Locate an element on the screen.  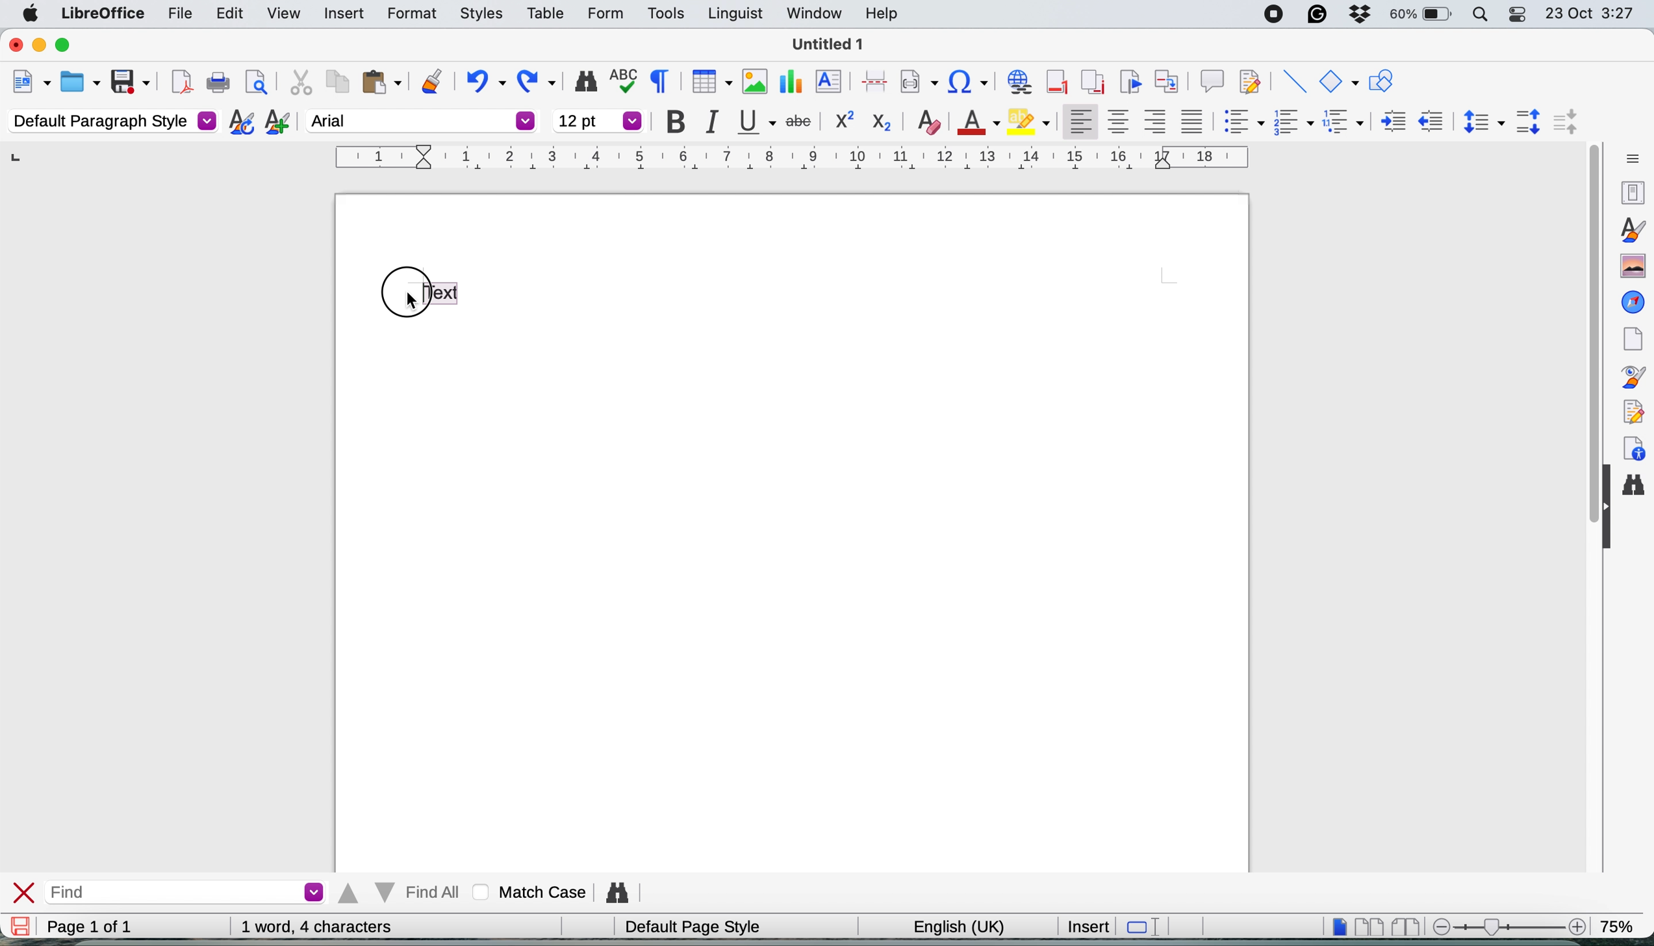
insert bookmark is located at coordinates (1130, 83).